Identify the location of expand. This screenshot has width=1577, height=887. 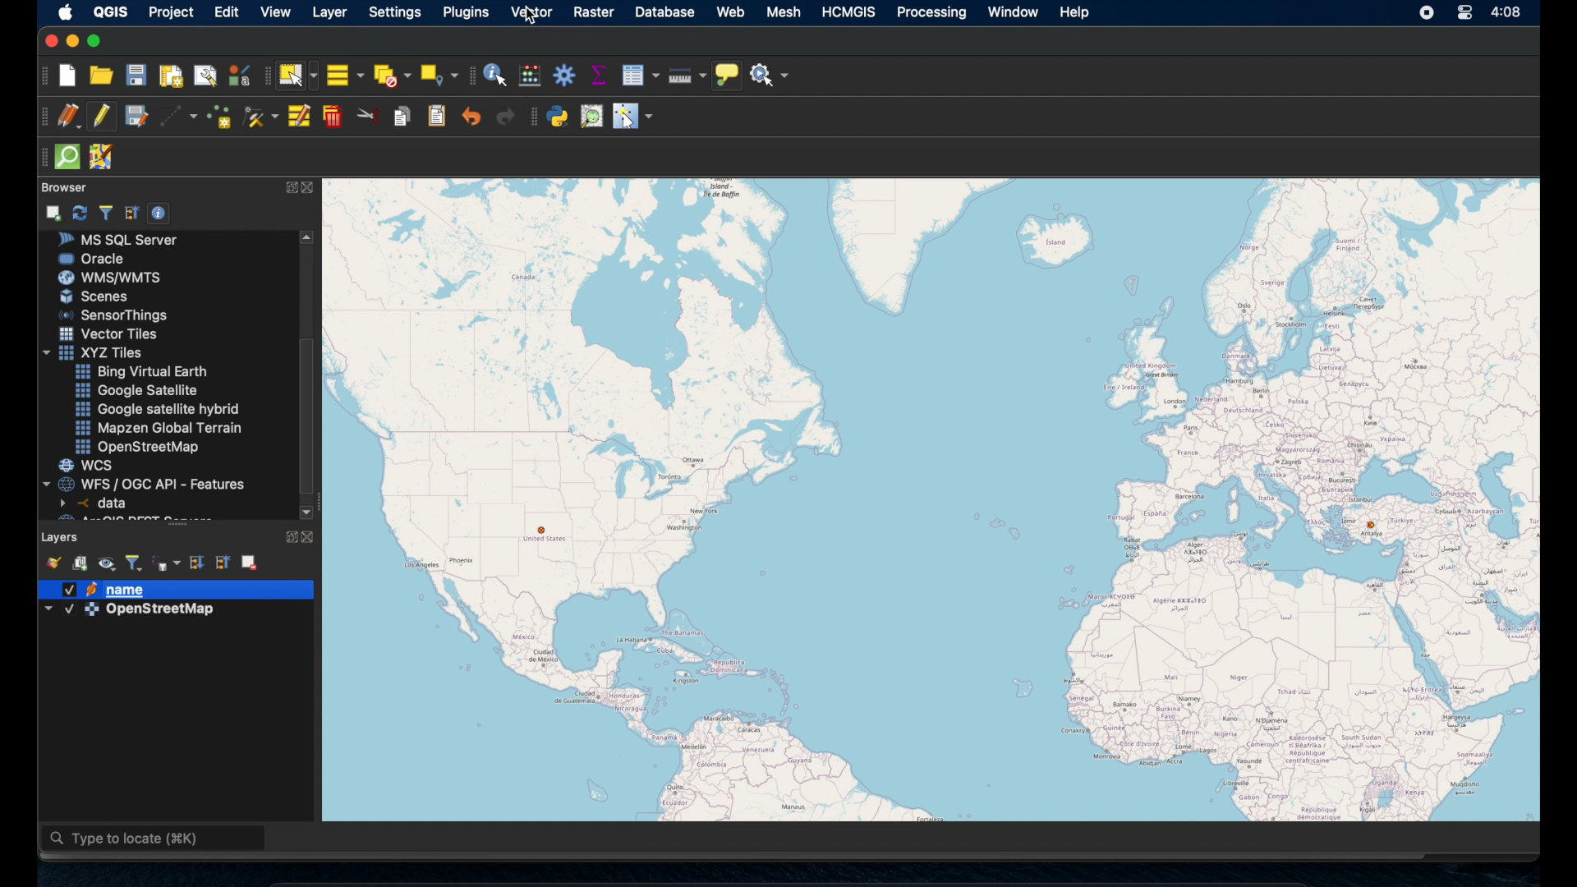
(287, 535).